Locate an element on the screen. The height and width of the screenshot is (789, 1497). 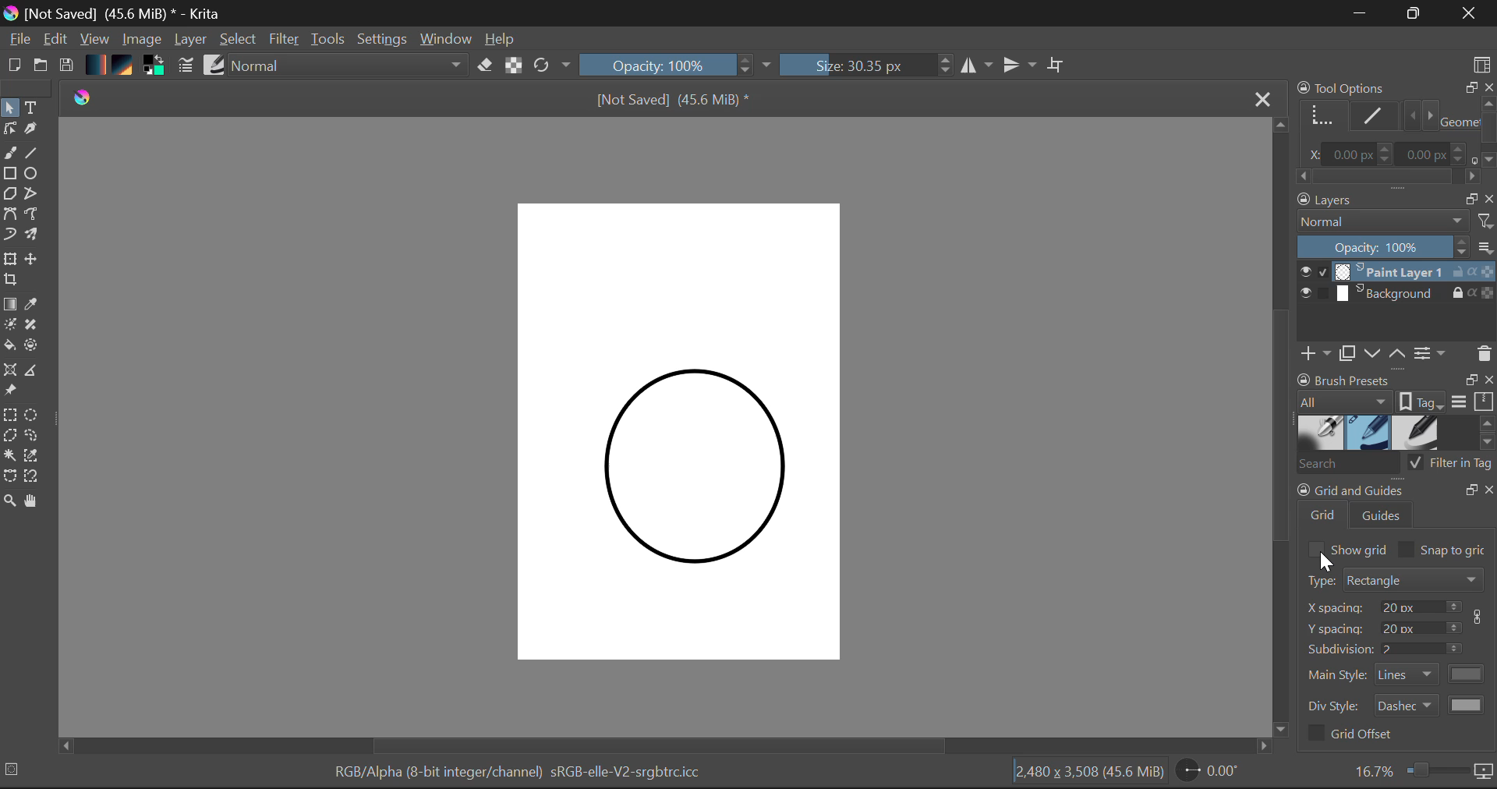
Open is located at coordinates (41, 66).